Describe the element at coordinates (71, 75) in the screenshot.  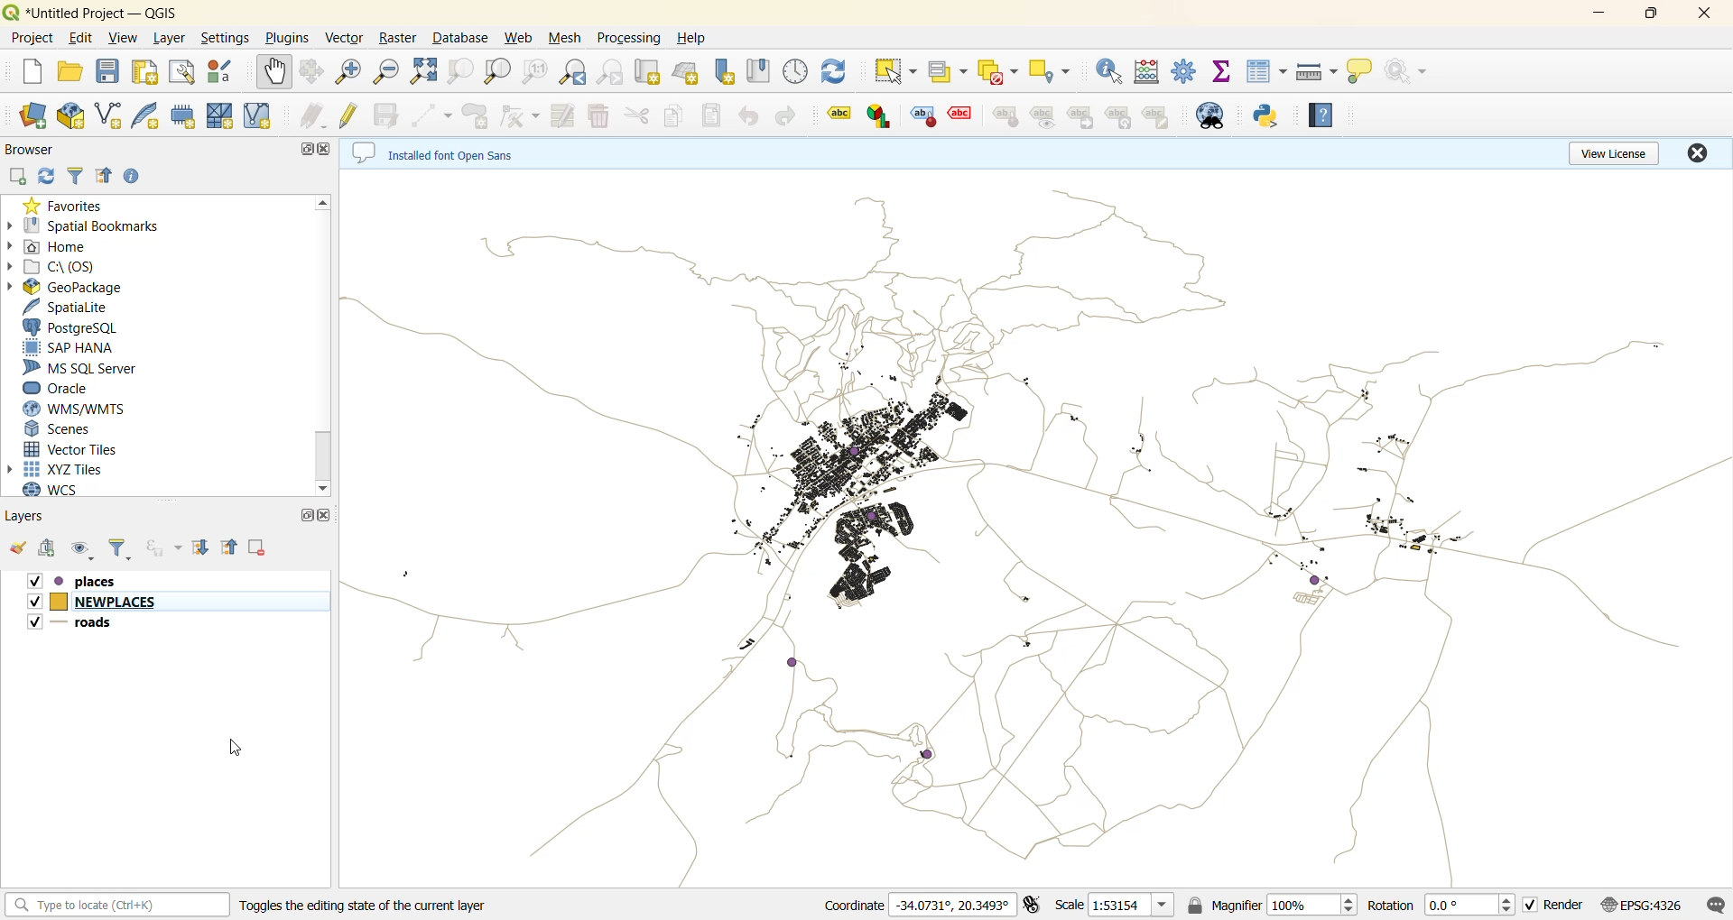
I see `open` at that location.